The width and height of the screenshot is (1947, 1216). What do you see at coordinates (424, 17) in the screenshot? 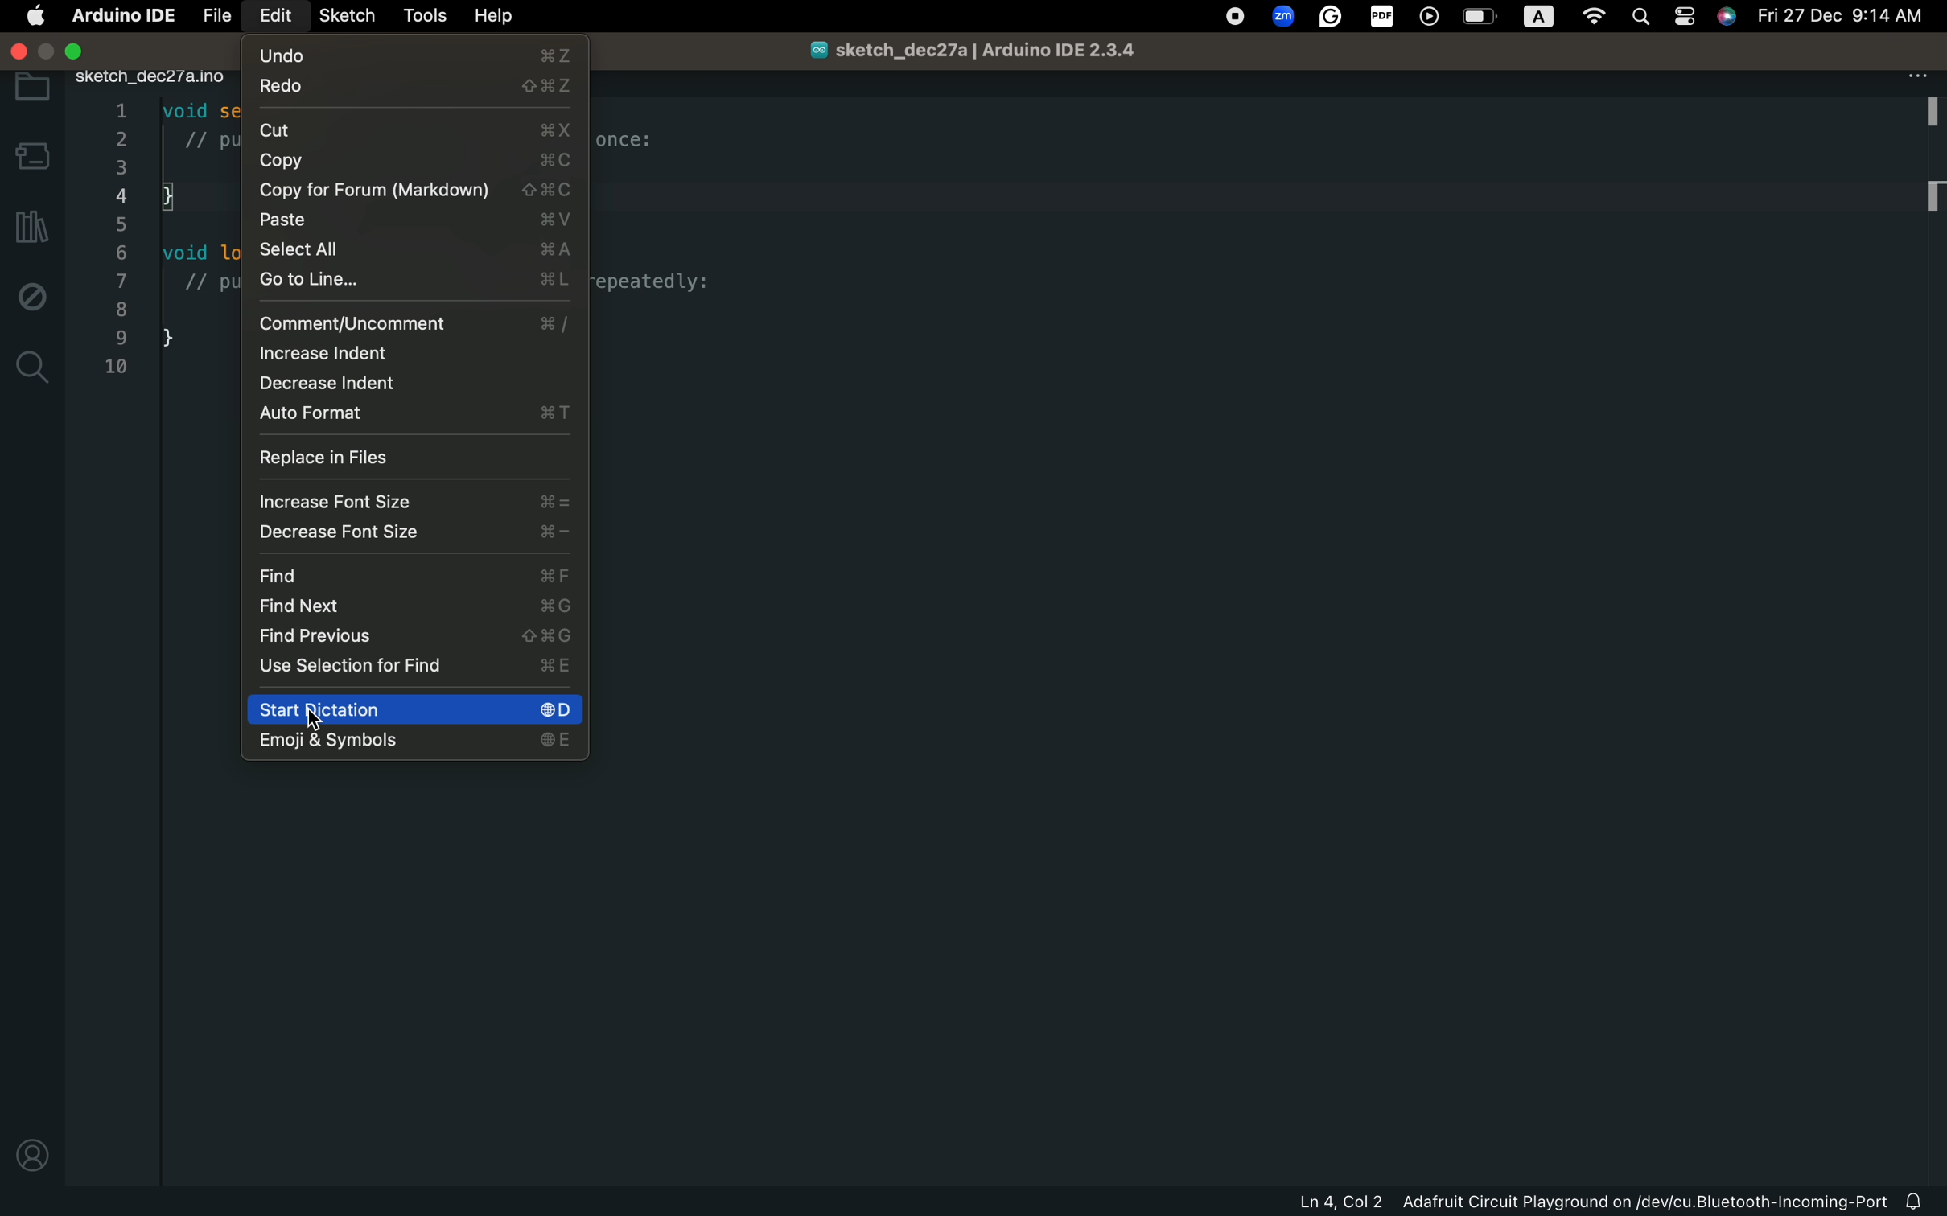
I see `tools` at bounding box center [424, 17].